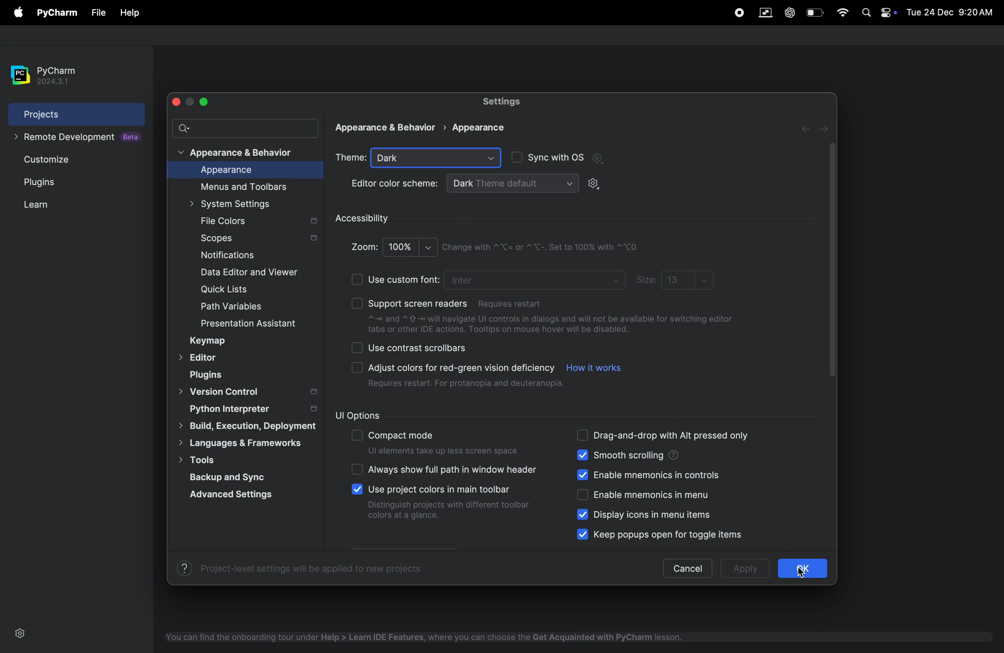  Describe the element at coordinates (231, 290) in the screenshot. I see `Quick lists` at that location.